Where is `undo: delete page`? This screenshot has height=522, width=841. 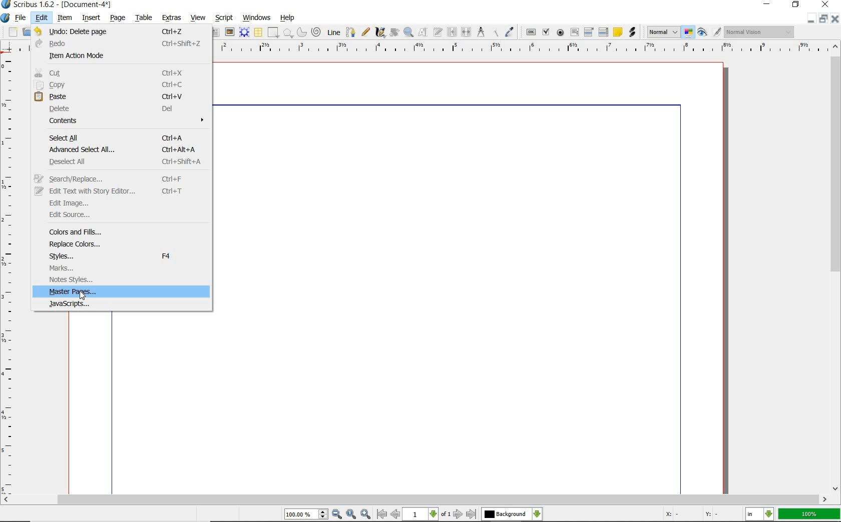 undo: delete page is located at coordinates (122, 30).